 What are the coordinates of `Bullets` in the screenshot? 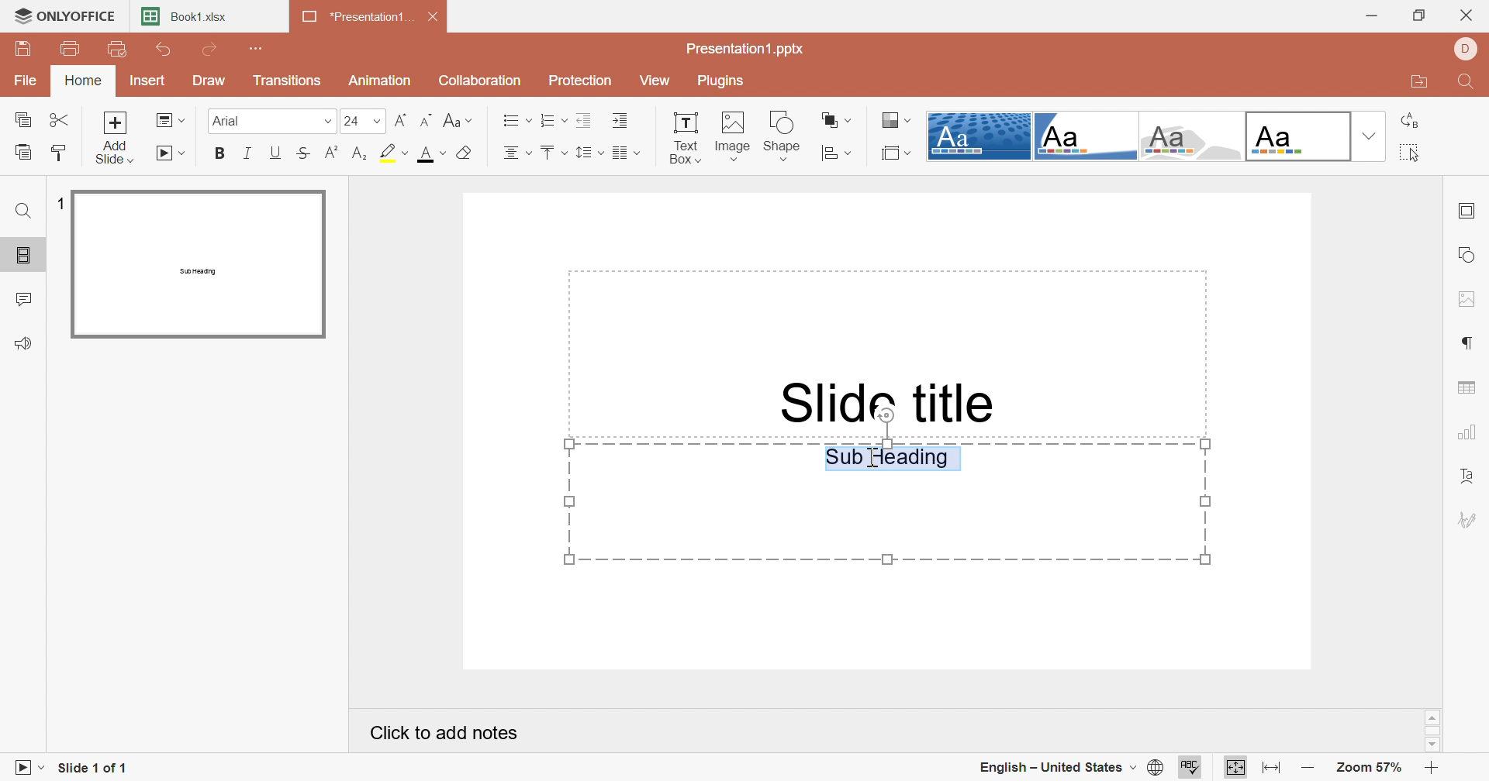 It's located at (514, 121).